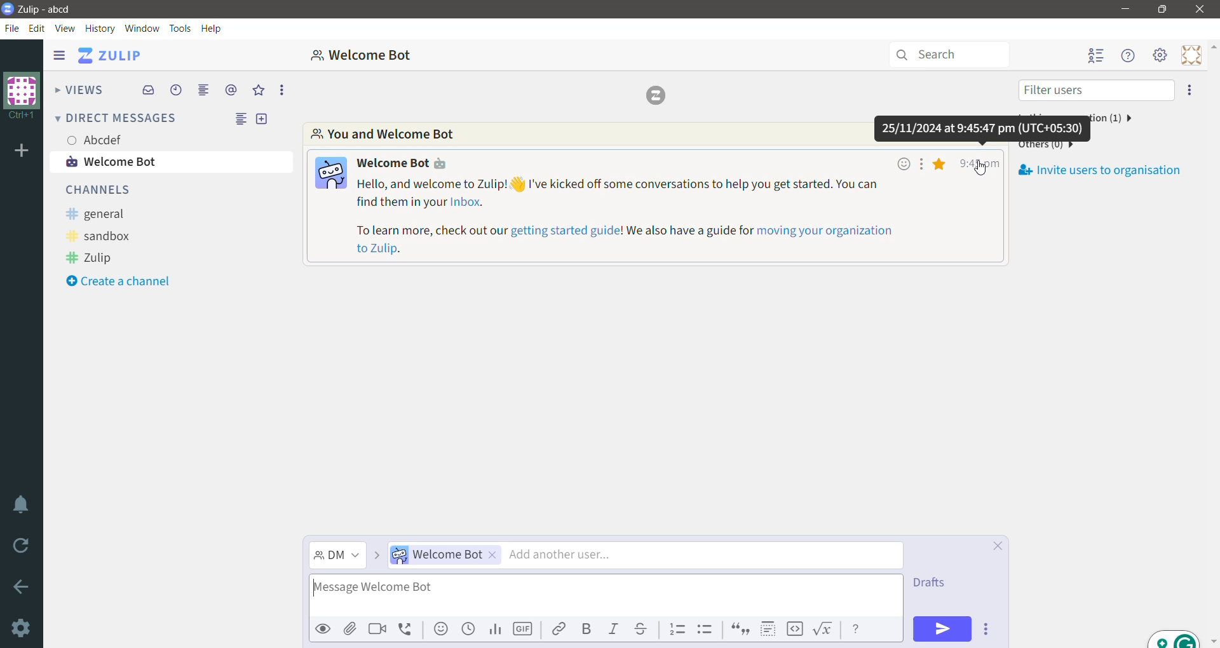  I want to click on Add emoji, so click(439, 630).